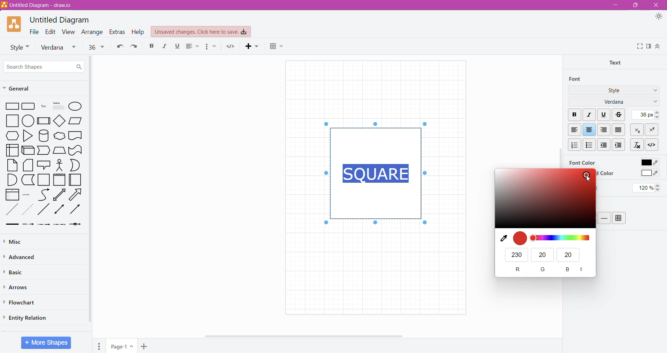 The width and height of the screenshot is (667, 353). What do you see at coordinates (151, 45) in the screenshot?
I see `Bold` at bounding box center [151, 45].